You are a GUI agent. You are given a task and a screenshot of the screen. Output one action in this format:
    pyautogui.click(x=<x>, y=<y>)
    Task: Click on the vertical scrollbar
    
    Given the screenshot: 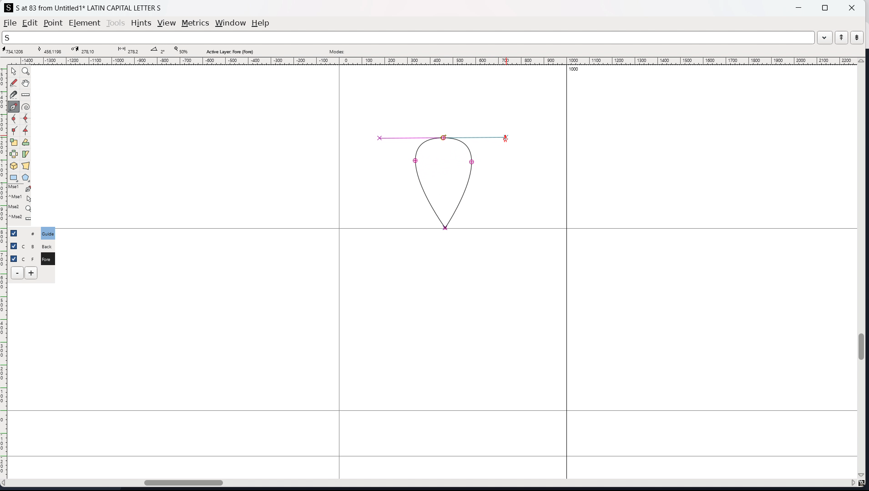 What is the action you would take?
    pyautogui.click(x=863, y=269)
    